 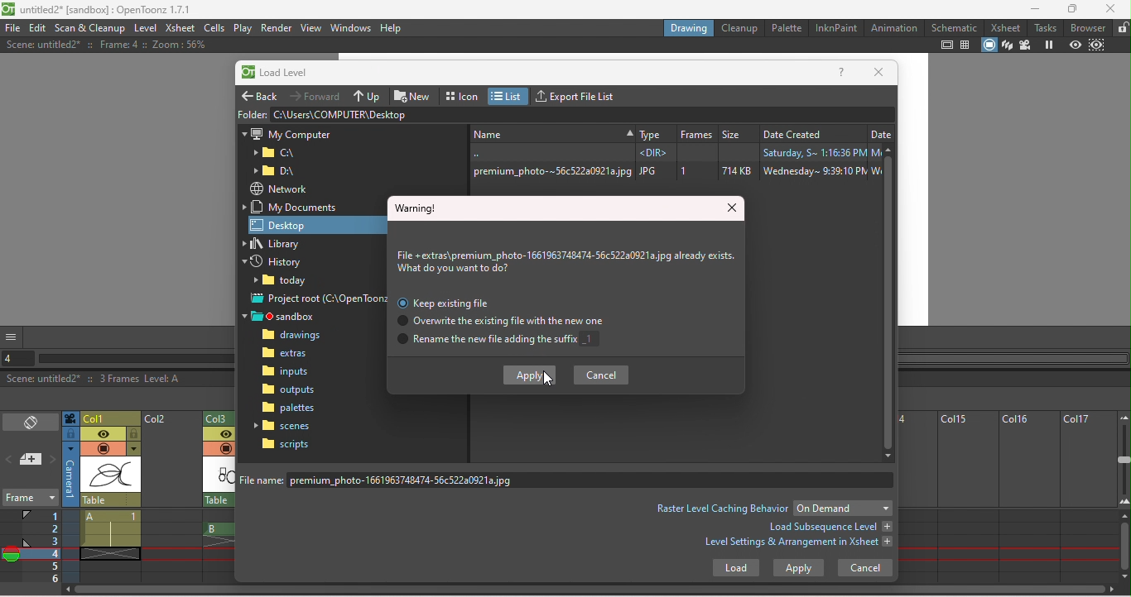 What do you see at coordinates (53, 461) in the screenshot?
I see `Next memo` at bounding box center [53, 461].